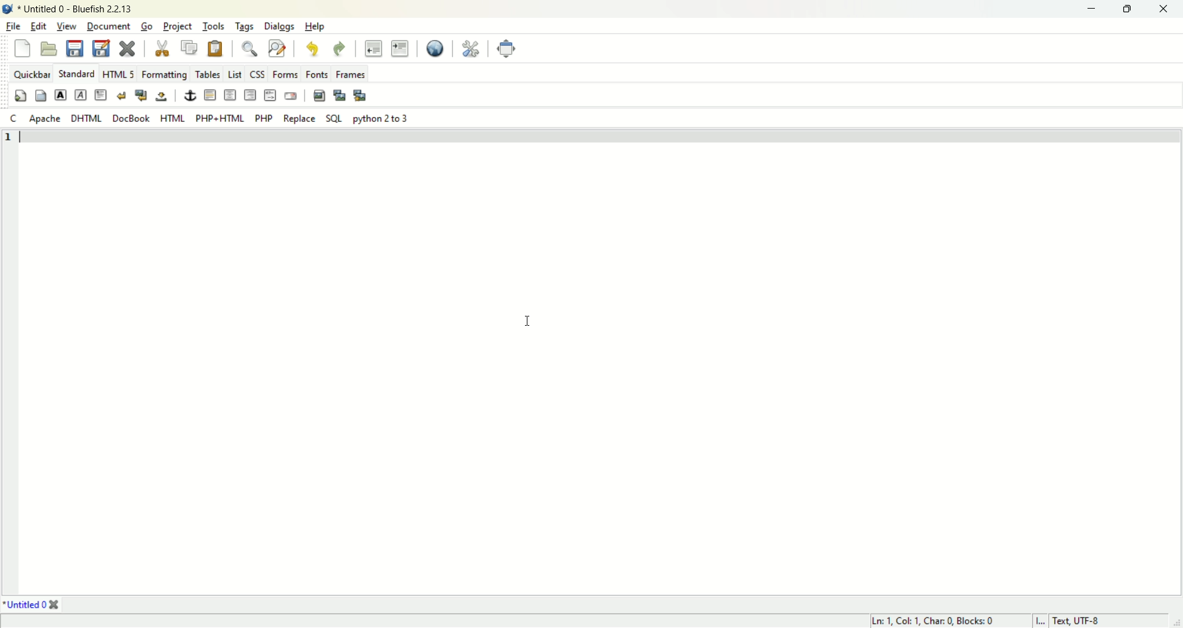 This screenshot has height=628, width=1183. Describe the element at coordinates (287, 74) in the screenshot. I see `forms` at that location.